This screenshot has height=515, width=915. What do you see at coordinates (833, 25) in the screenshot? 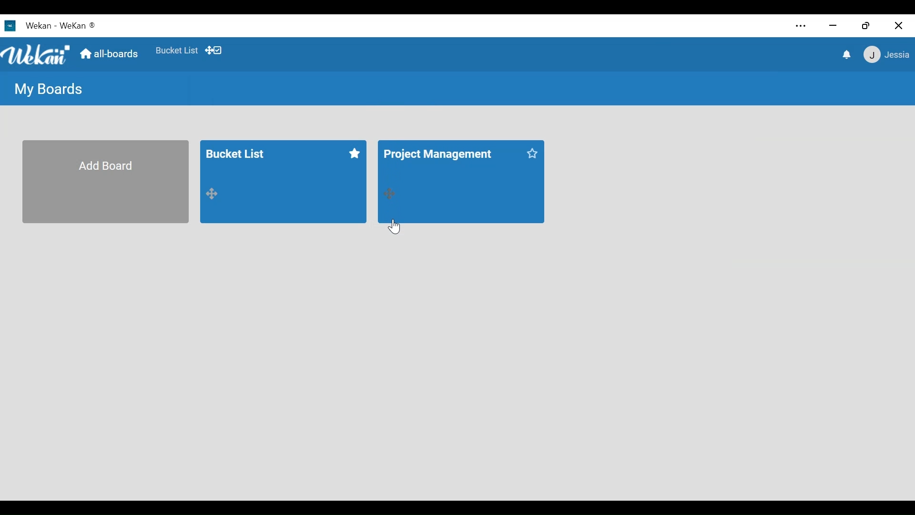
I see `minimize` at bounding box center [833, 25].